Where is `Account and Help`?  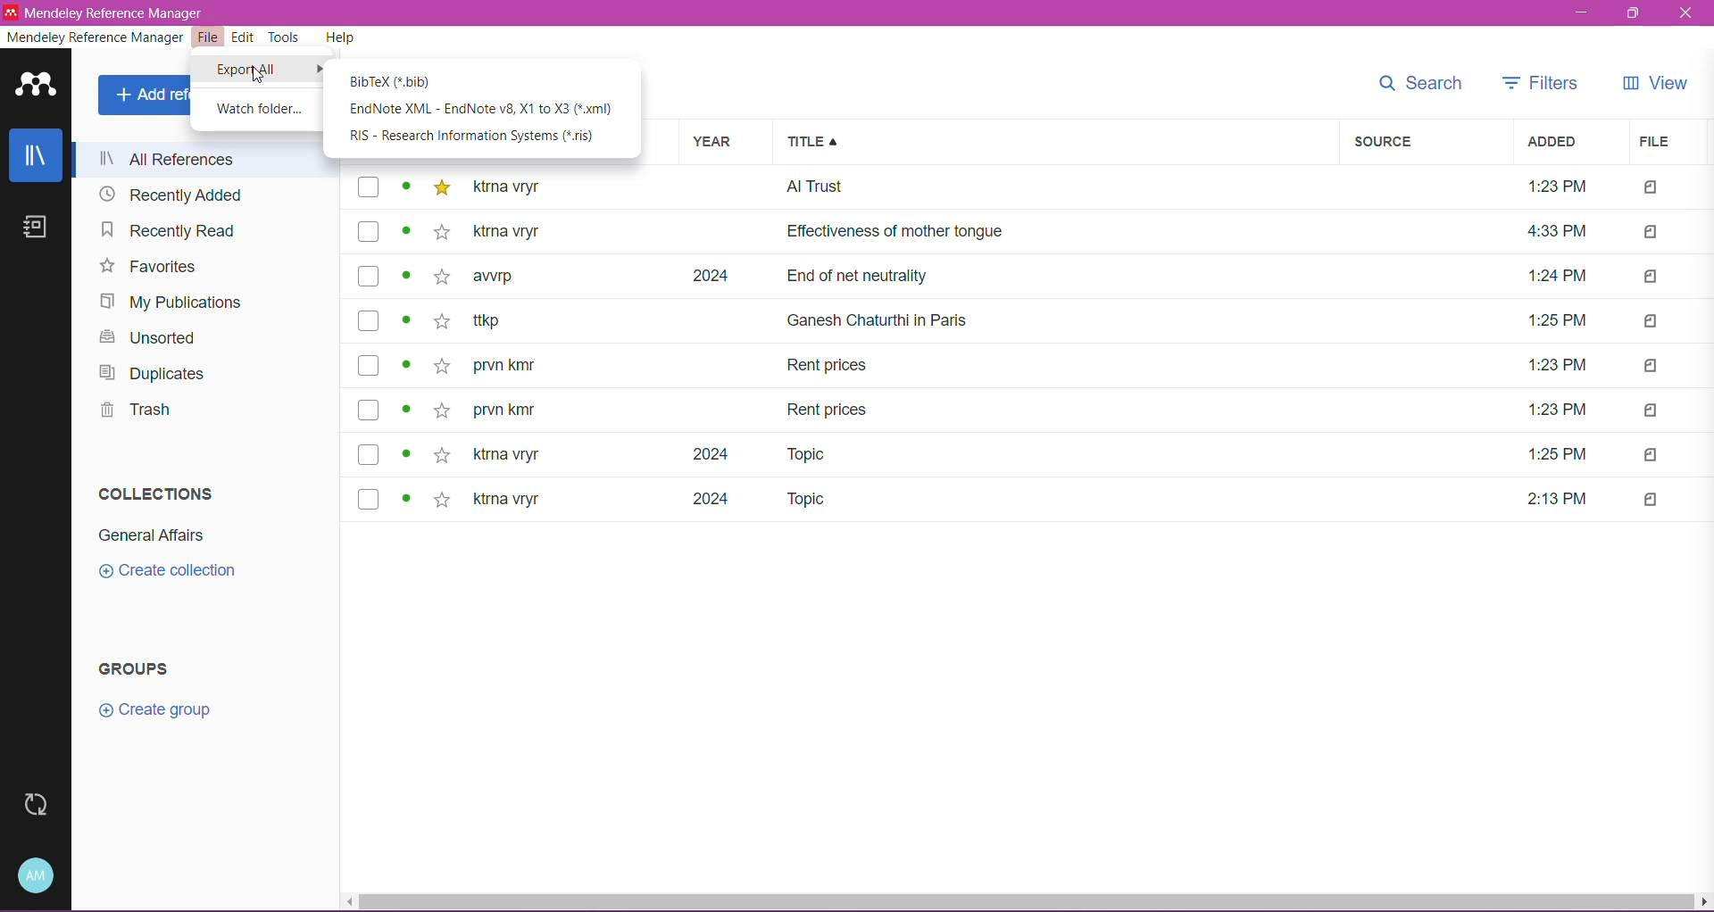 Account and Help is located at coordinates (41, 875).